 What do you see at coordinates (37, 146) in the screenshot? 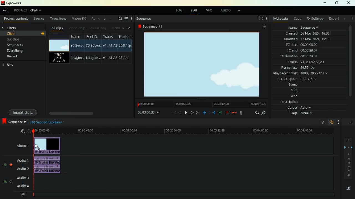
I see `Mouse Cursor` at bounding box center [37, 146].